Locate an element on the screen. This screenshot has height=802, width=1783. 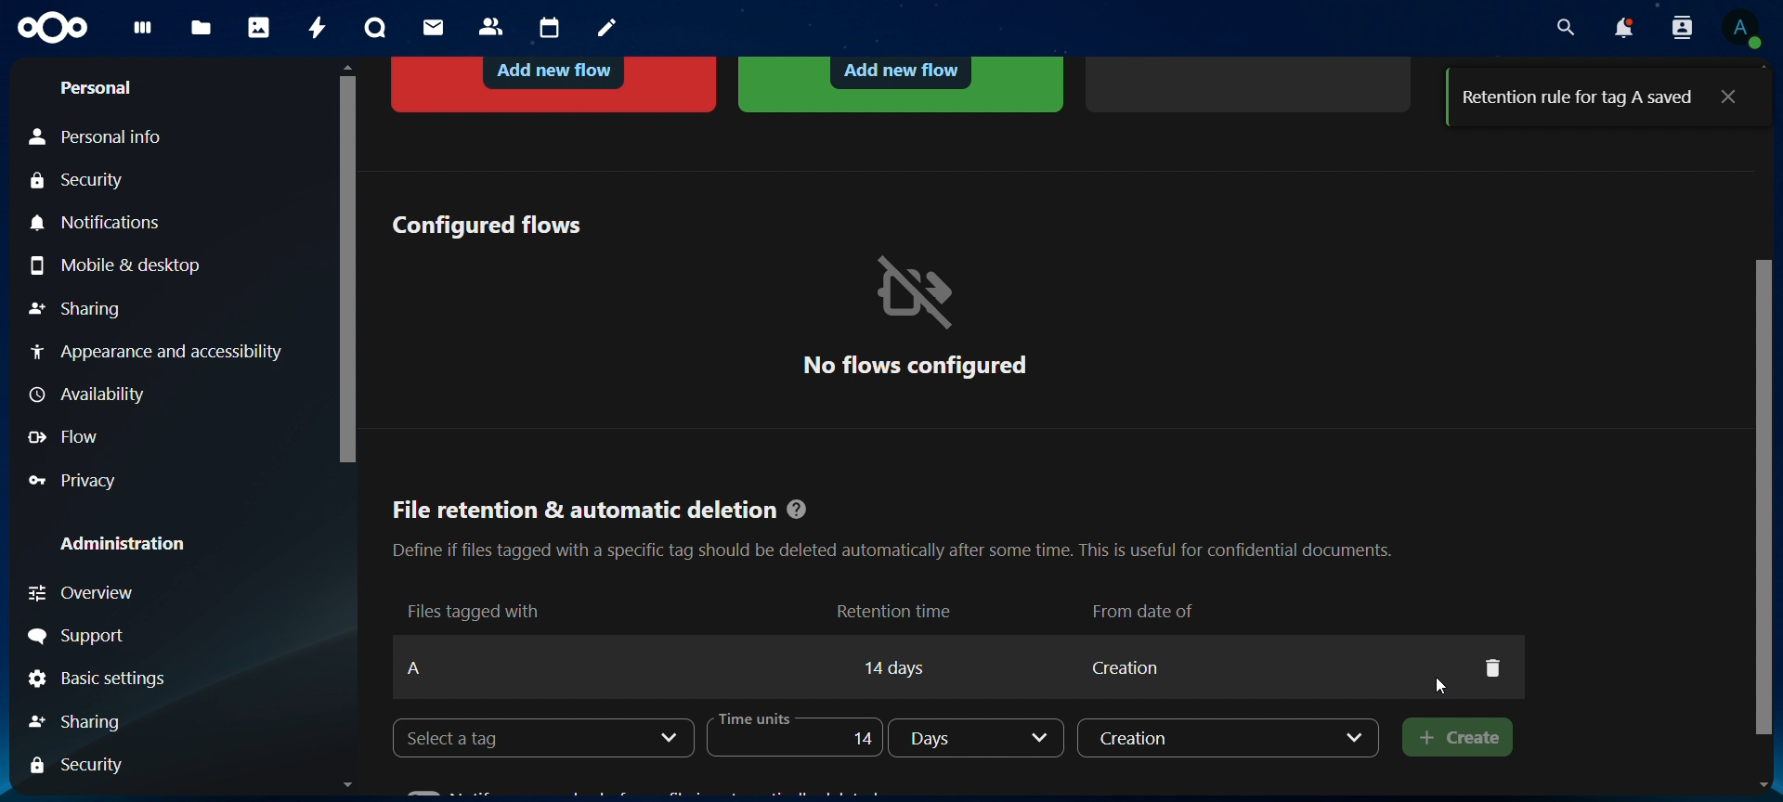
select a tag is located at coordinates (479, 739).